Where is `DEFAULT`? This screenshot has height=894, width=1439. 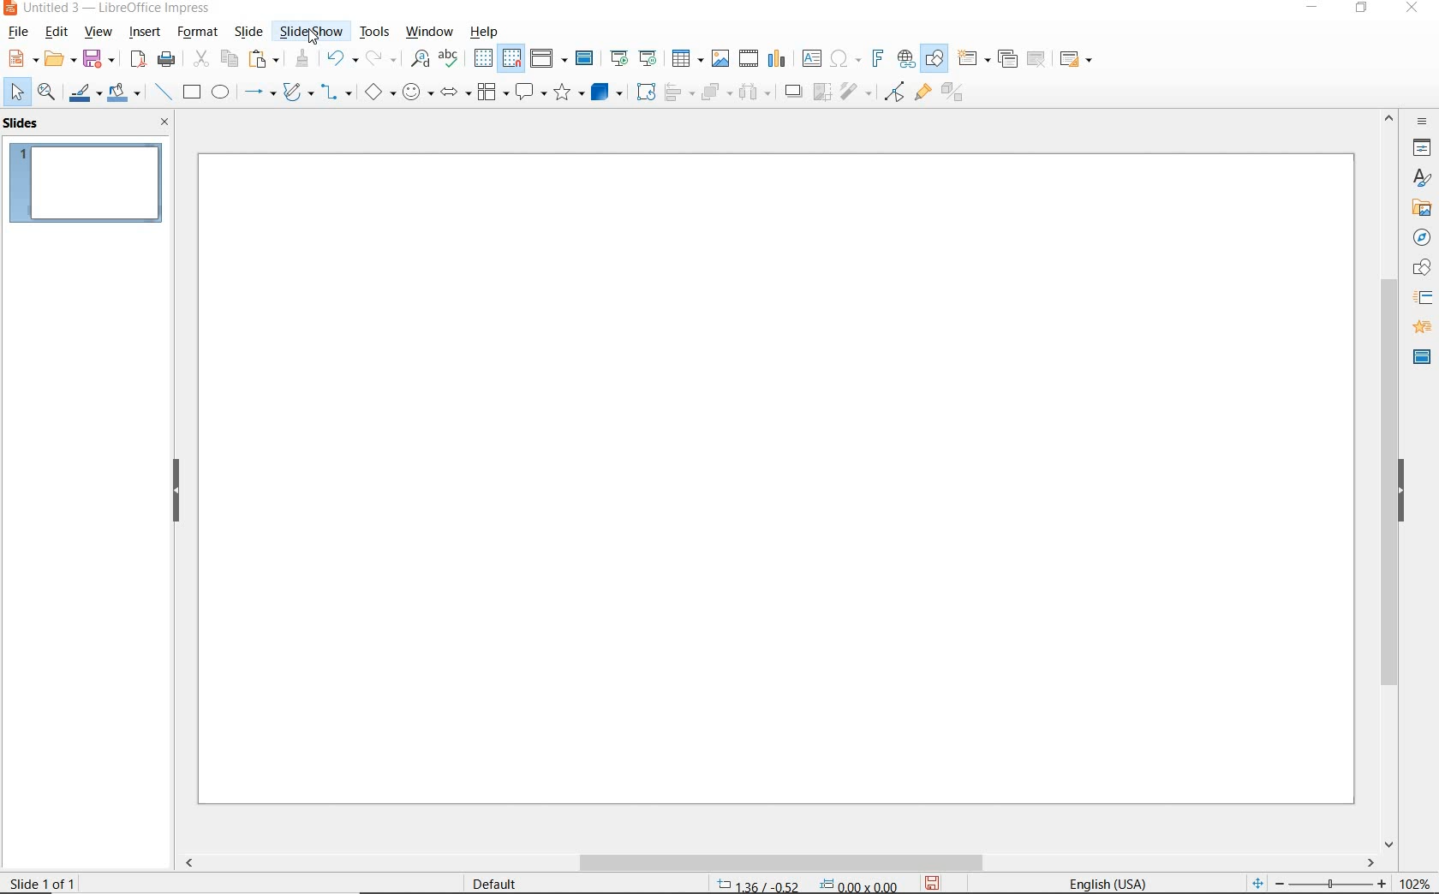
DEFAULT is located at coordinates (500, 882).